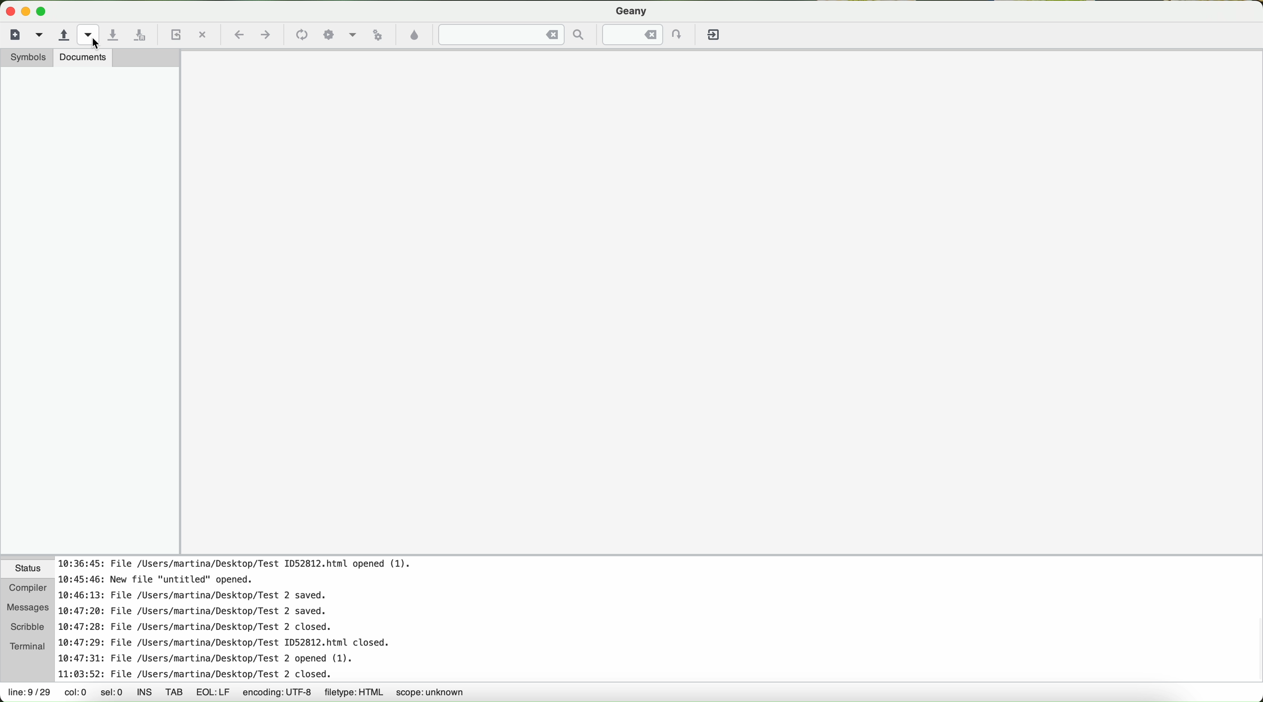  I want to click on documents, so click(83, 57).